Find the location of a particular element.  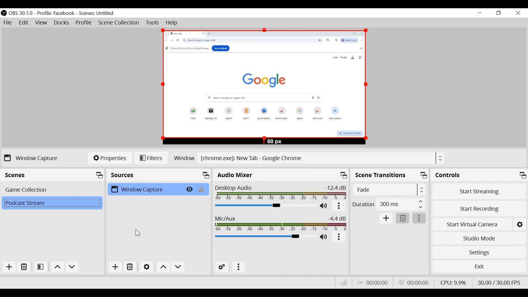

More options is located at coordinates (339, 238).